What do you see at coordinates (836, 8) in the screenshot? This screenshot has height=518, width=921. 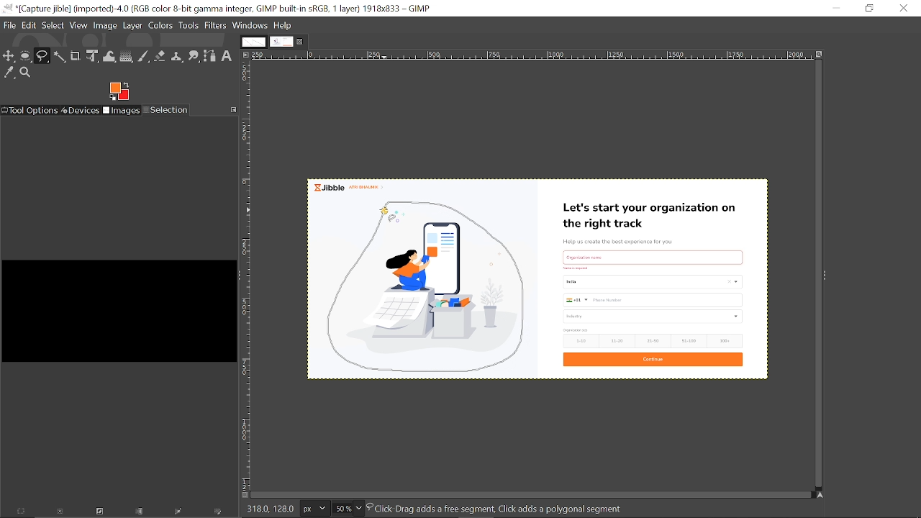 I see `Minimize` at bounding box center [836, 8].